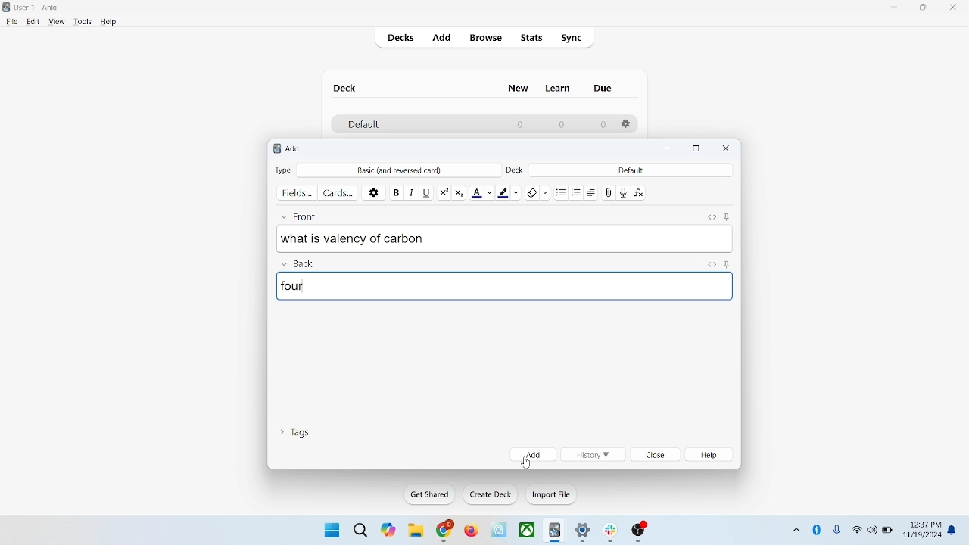  I want to click on notification, so click(955, 529).